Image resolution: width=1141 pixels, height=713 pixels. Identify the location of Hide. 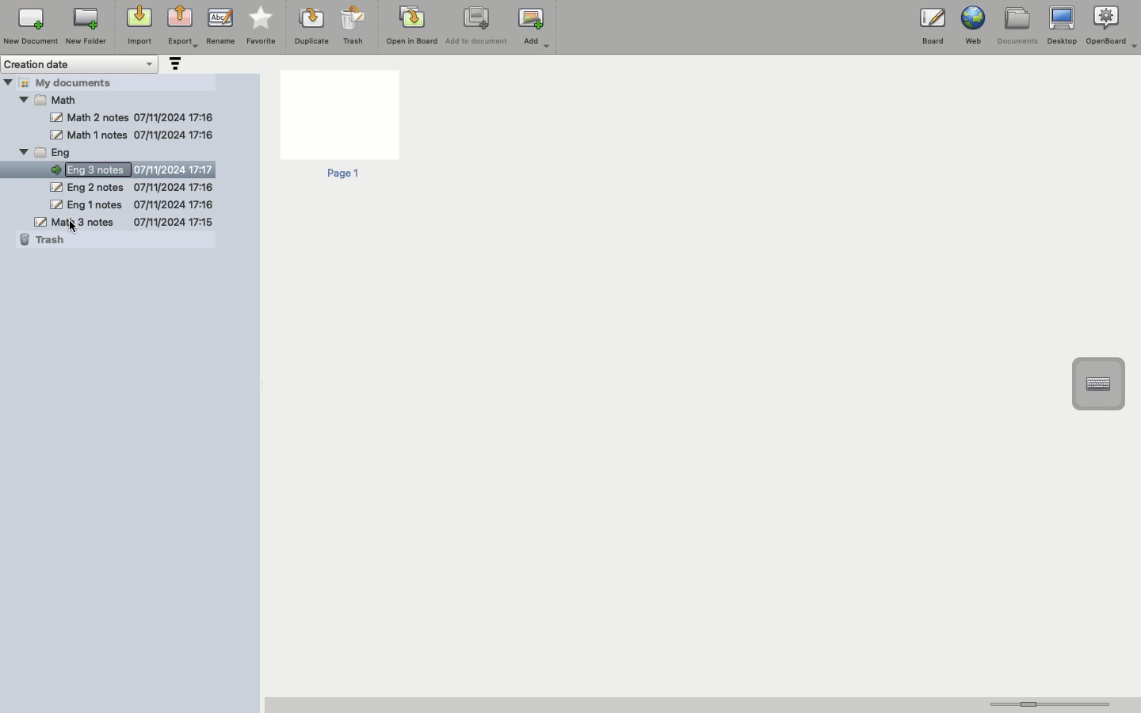
(55, 118).